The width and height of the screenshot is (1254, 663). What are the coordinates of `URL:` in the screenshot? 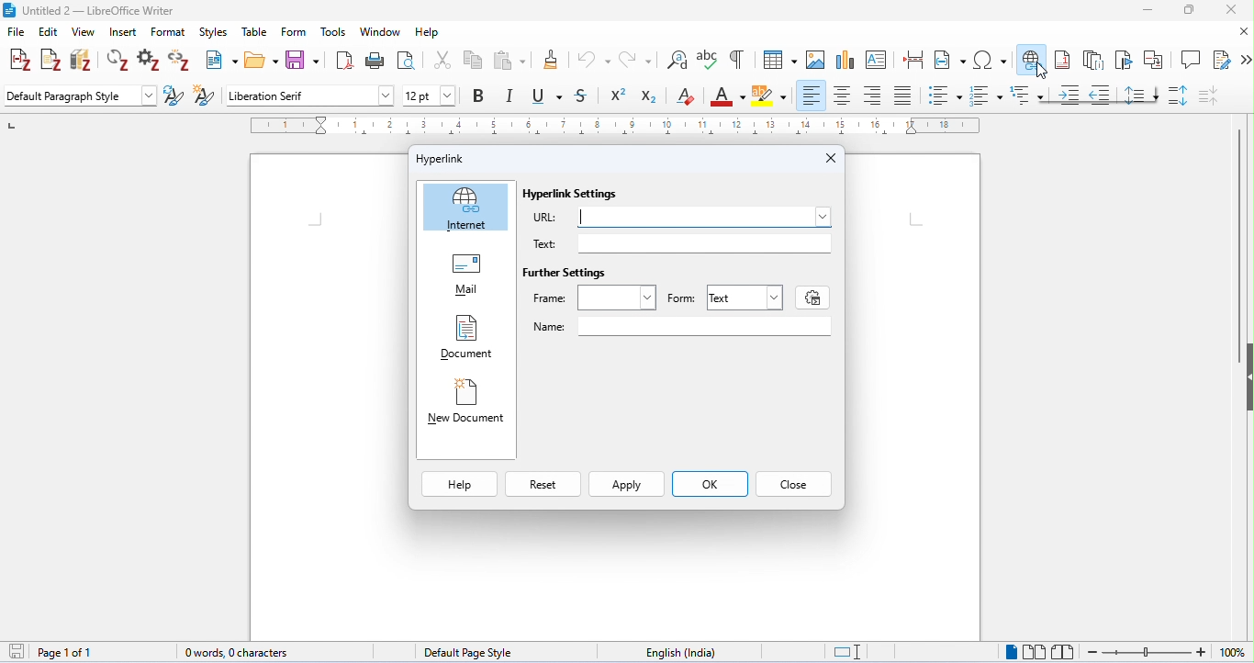 It's located at (547, 214).